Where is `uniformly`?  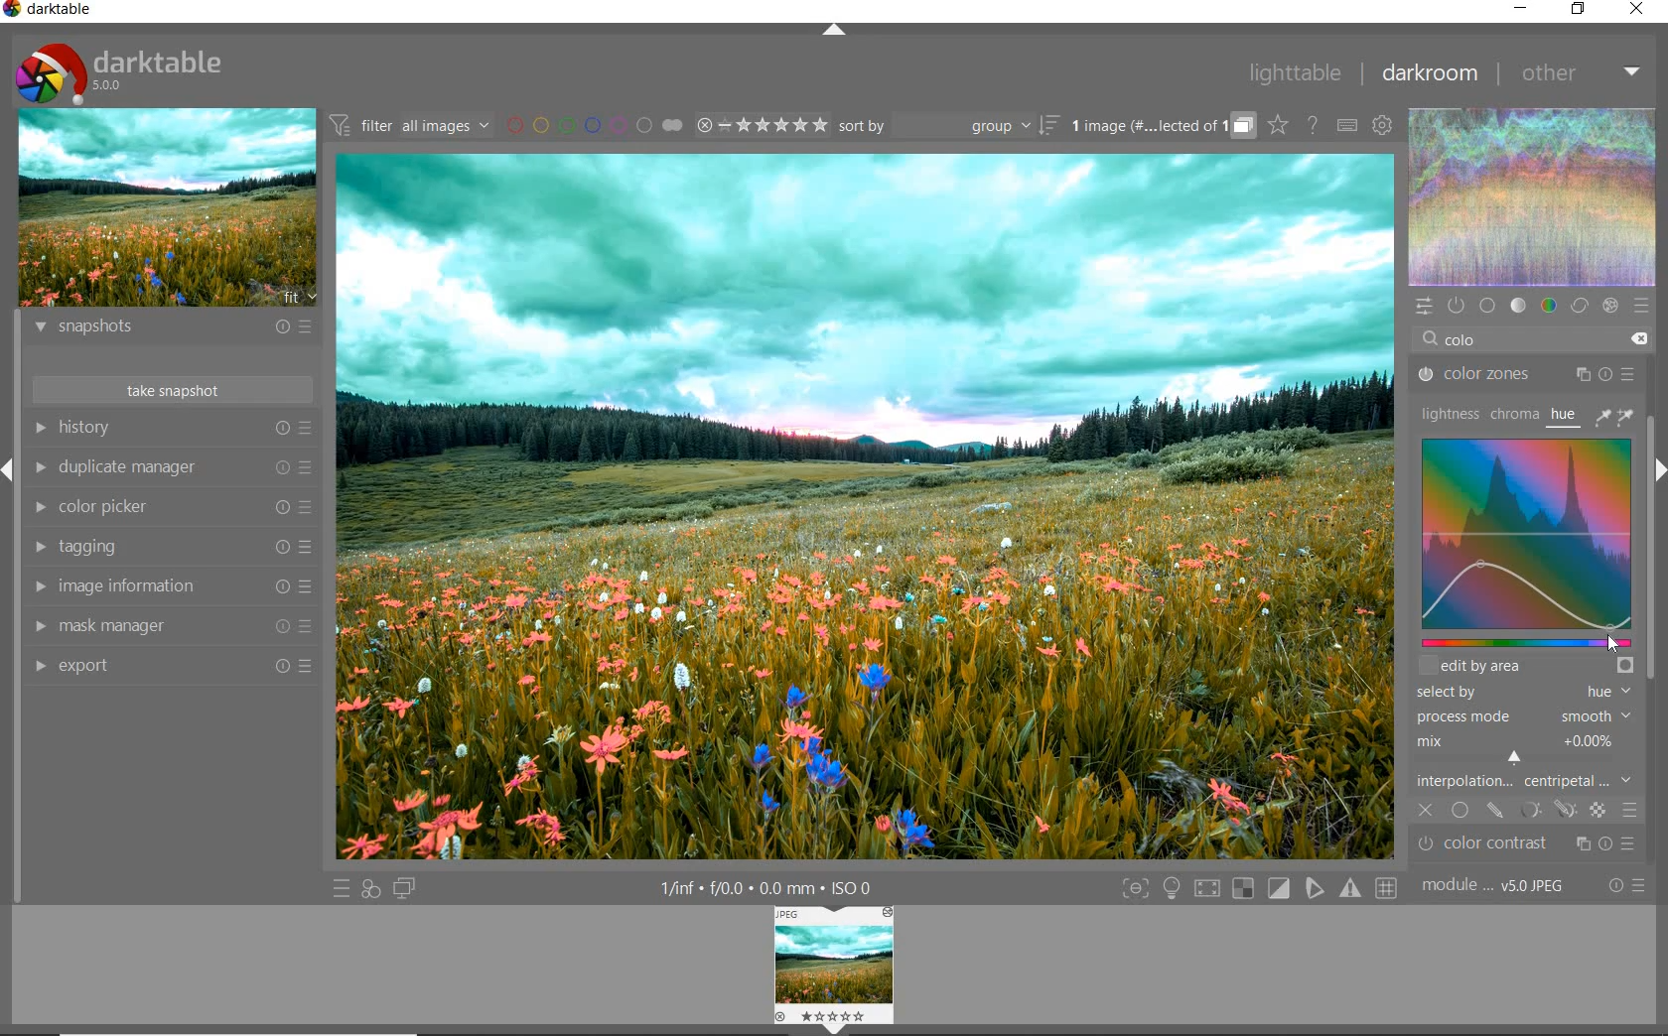
uniformly is located at coordinates (1461, 811).